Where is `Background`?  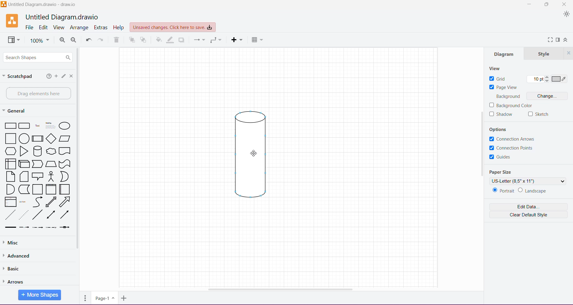
Background is located at coordinates (508, 96).